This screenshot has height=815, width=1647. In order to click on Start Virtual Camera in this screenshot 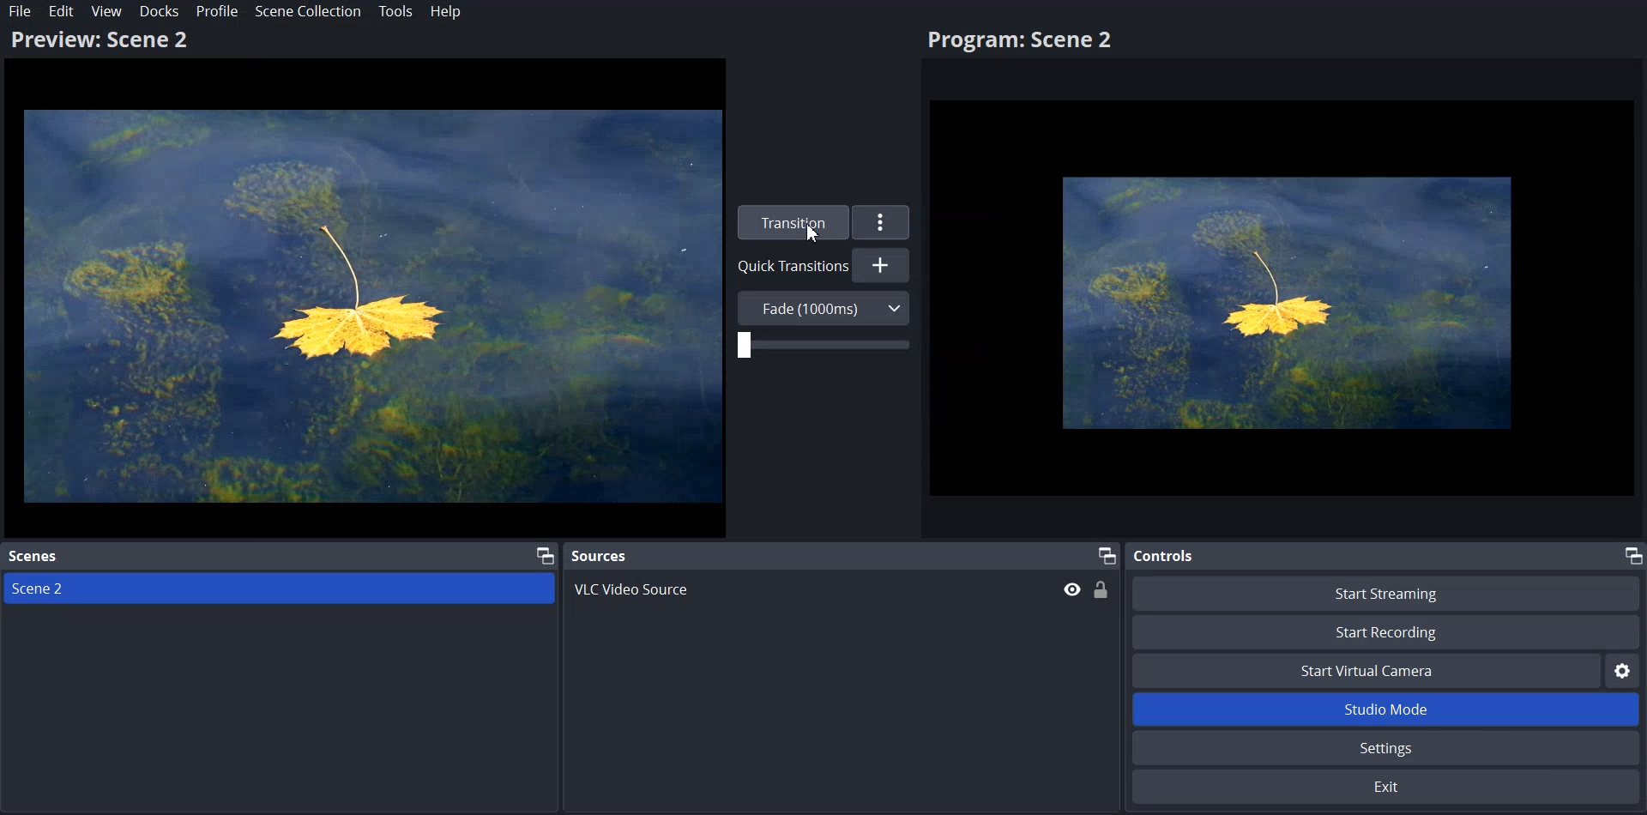, I will do `click(1366, 671)`.